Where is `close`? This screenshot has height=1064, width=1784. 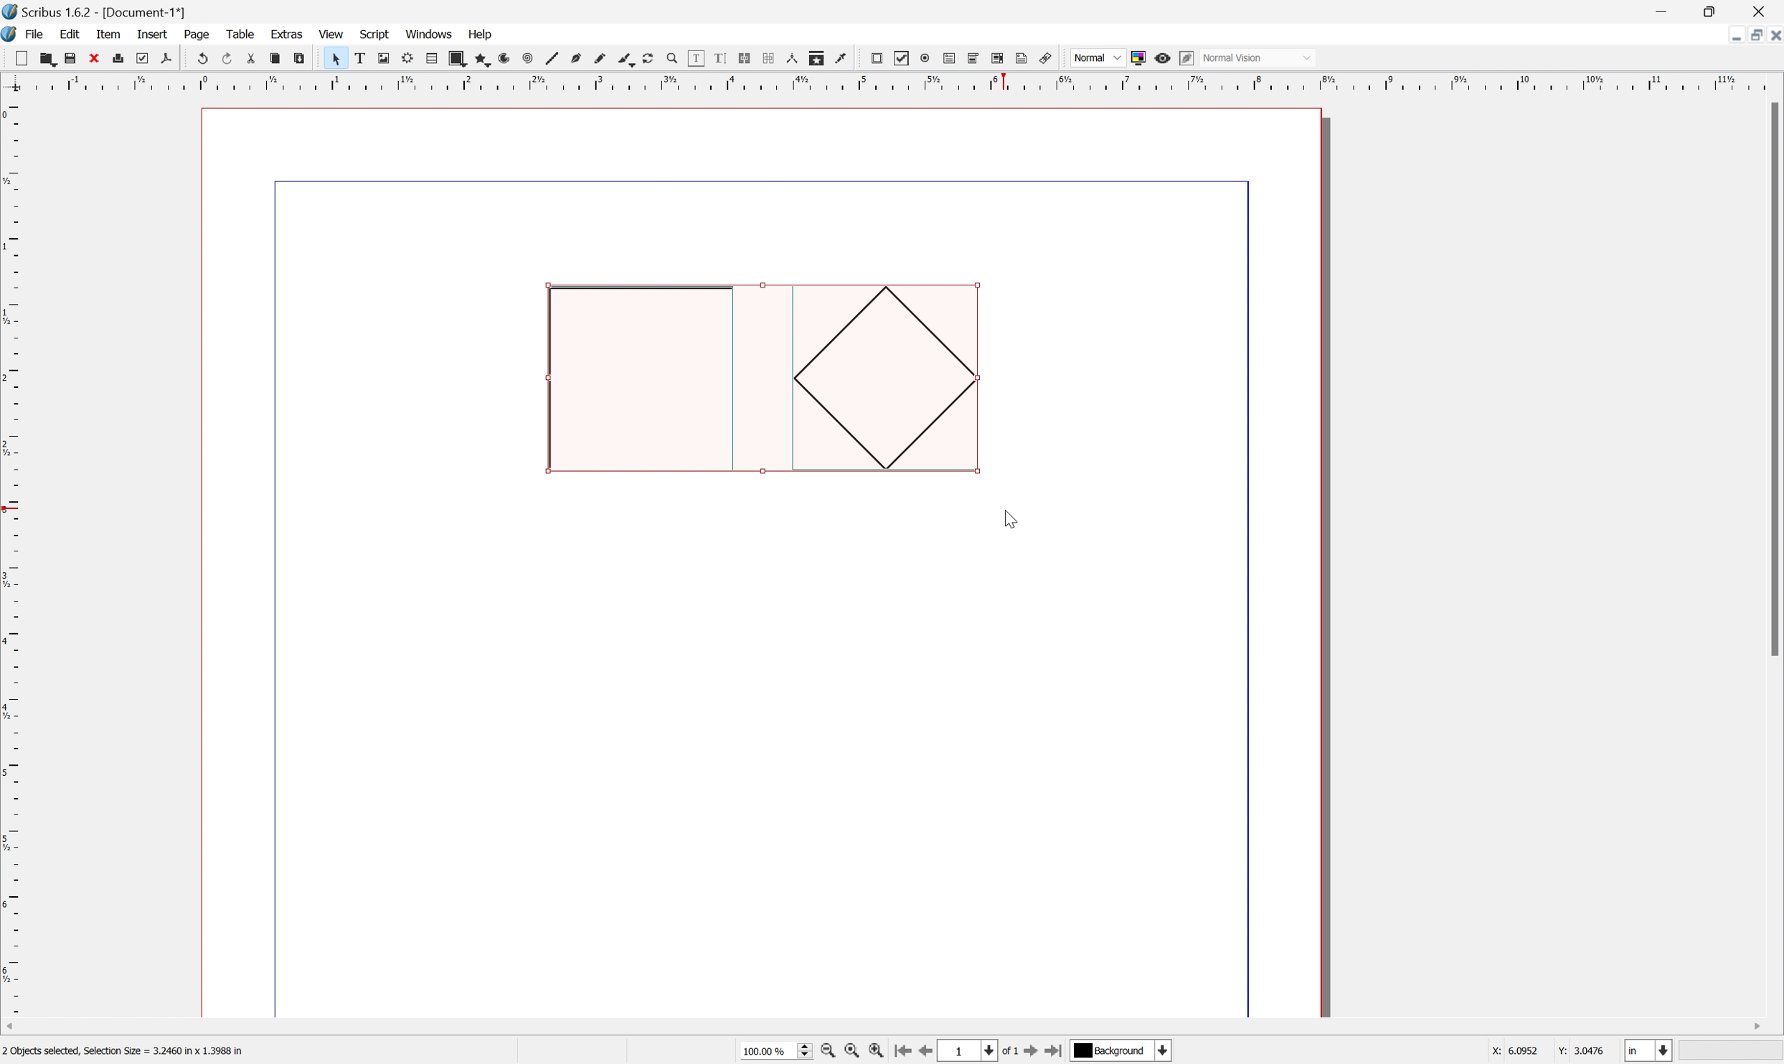 close is located at coordinates (90, 60).